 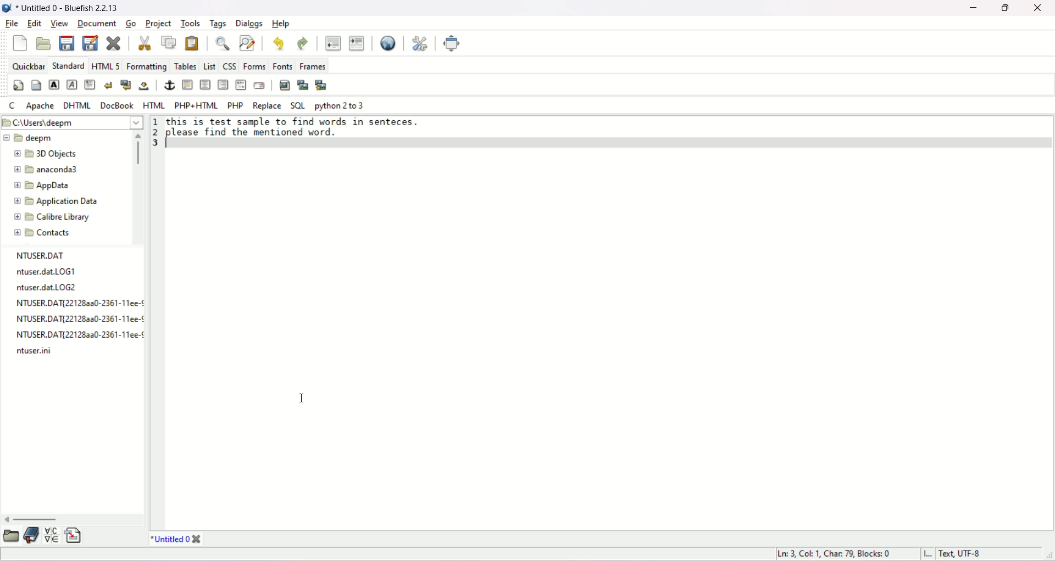 What do you see at coordinates (292, 121) in the screenshot?
I see `this is test sample to find words in sentences` at bounding box center [292, 121].